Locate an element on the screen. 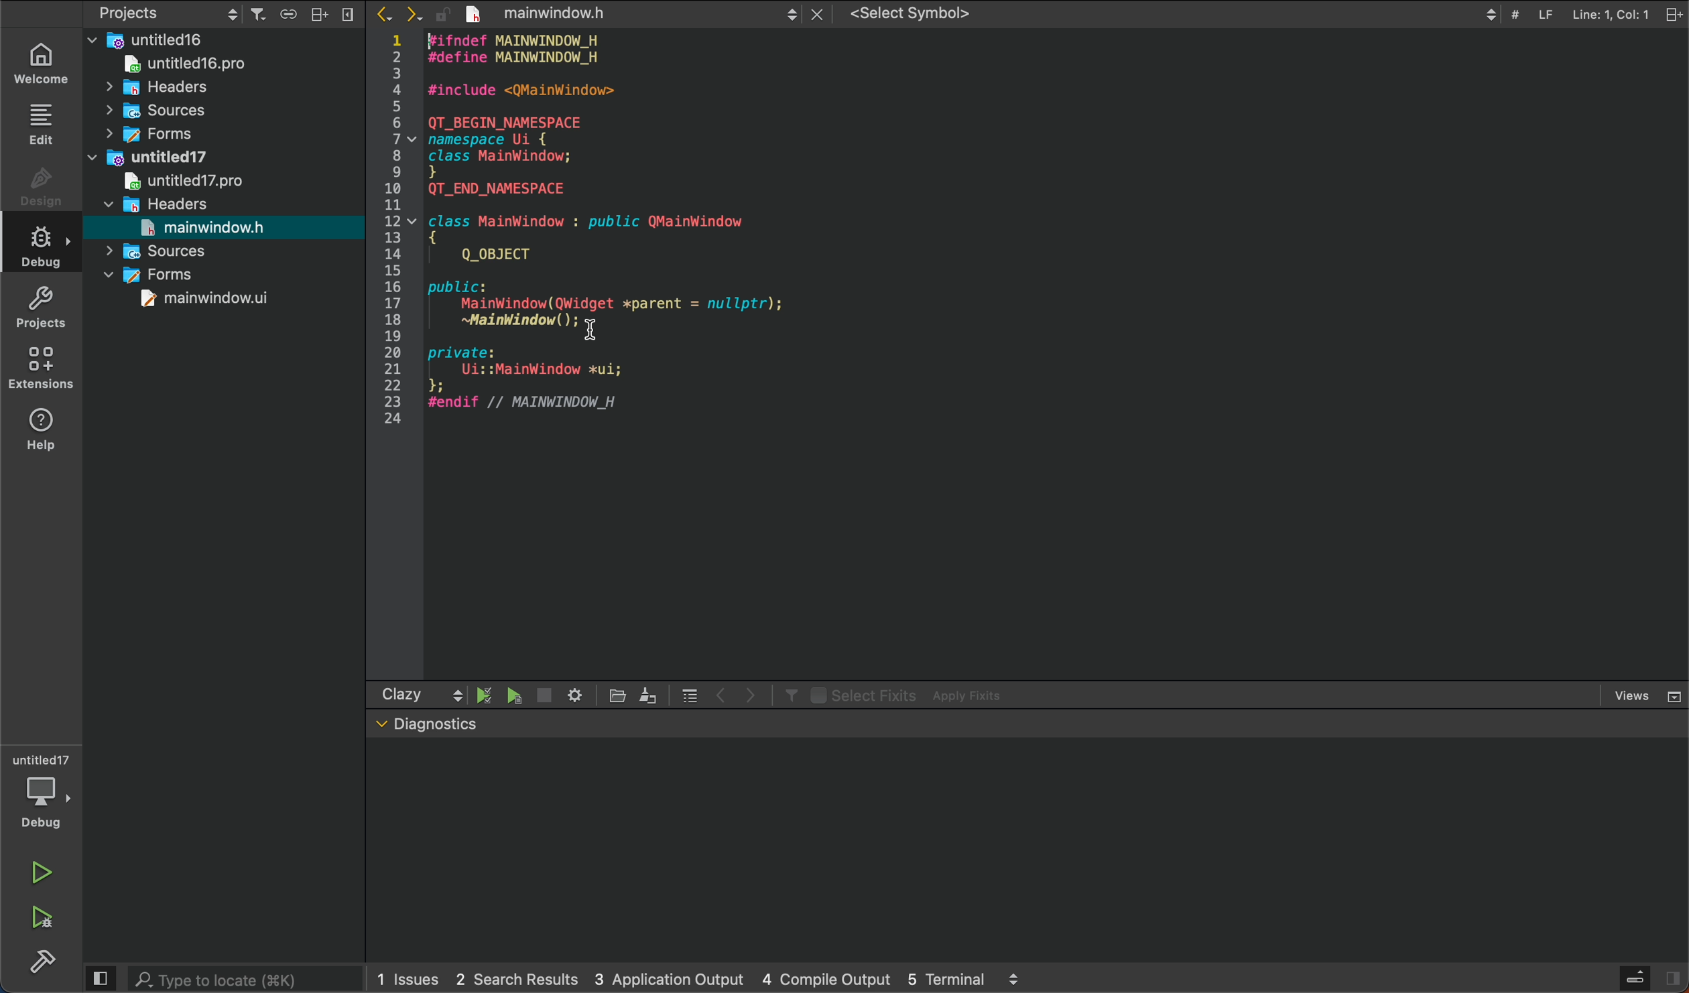 Image resolution: width=1689 pixels, height=993 pixels. Back is located at coordinates (383, 14).